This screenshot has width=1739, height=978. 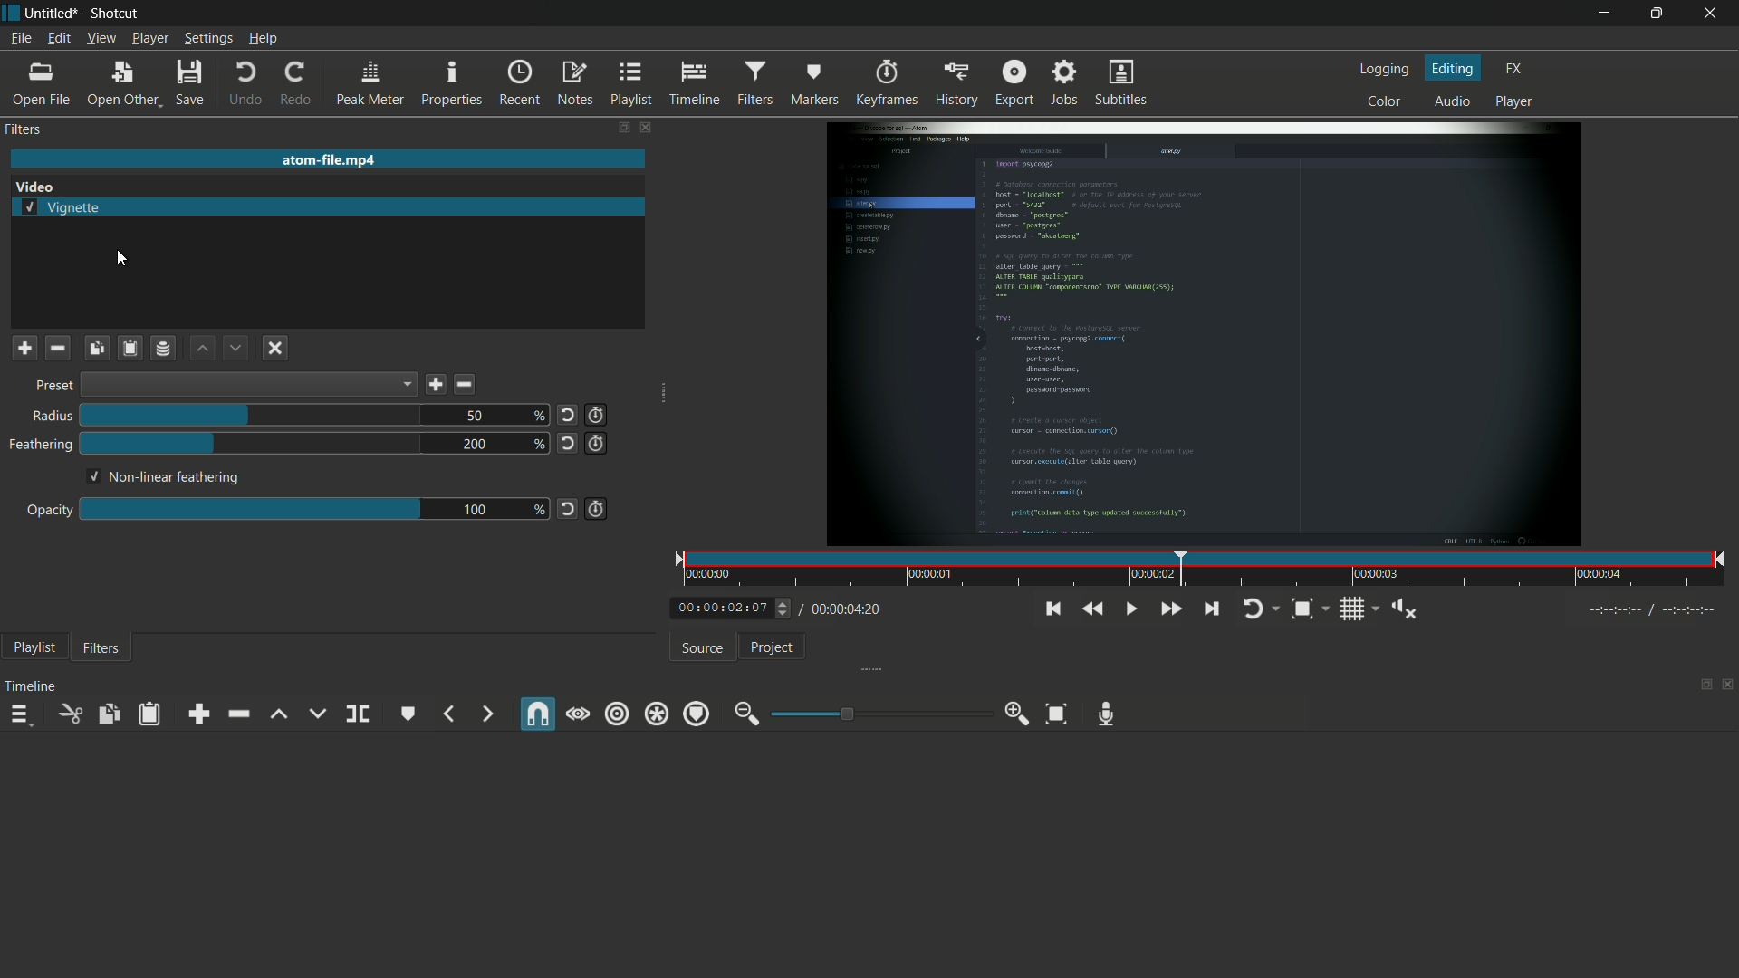 What do you see at coordinates (1456, 101) in the screenshot?
I see `audio` at bounding box center [1456, 101].